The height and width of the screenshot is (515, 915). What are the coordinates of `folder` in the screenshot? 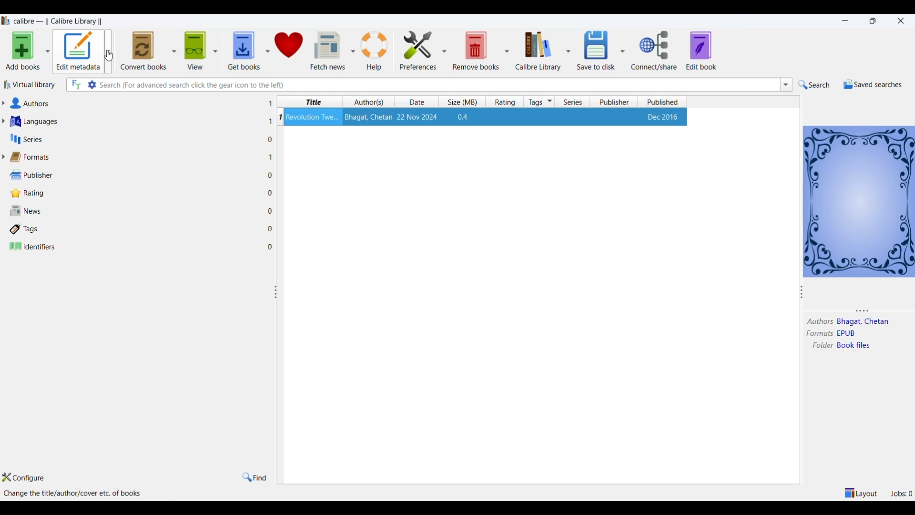 It's located at (820, 346).